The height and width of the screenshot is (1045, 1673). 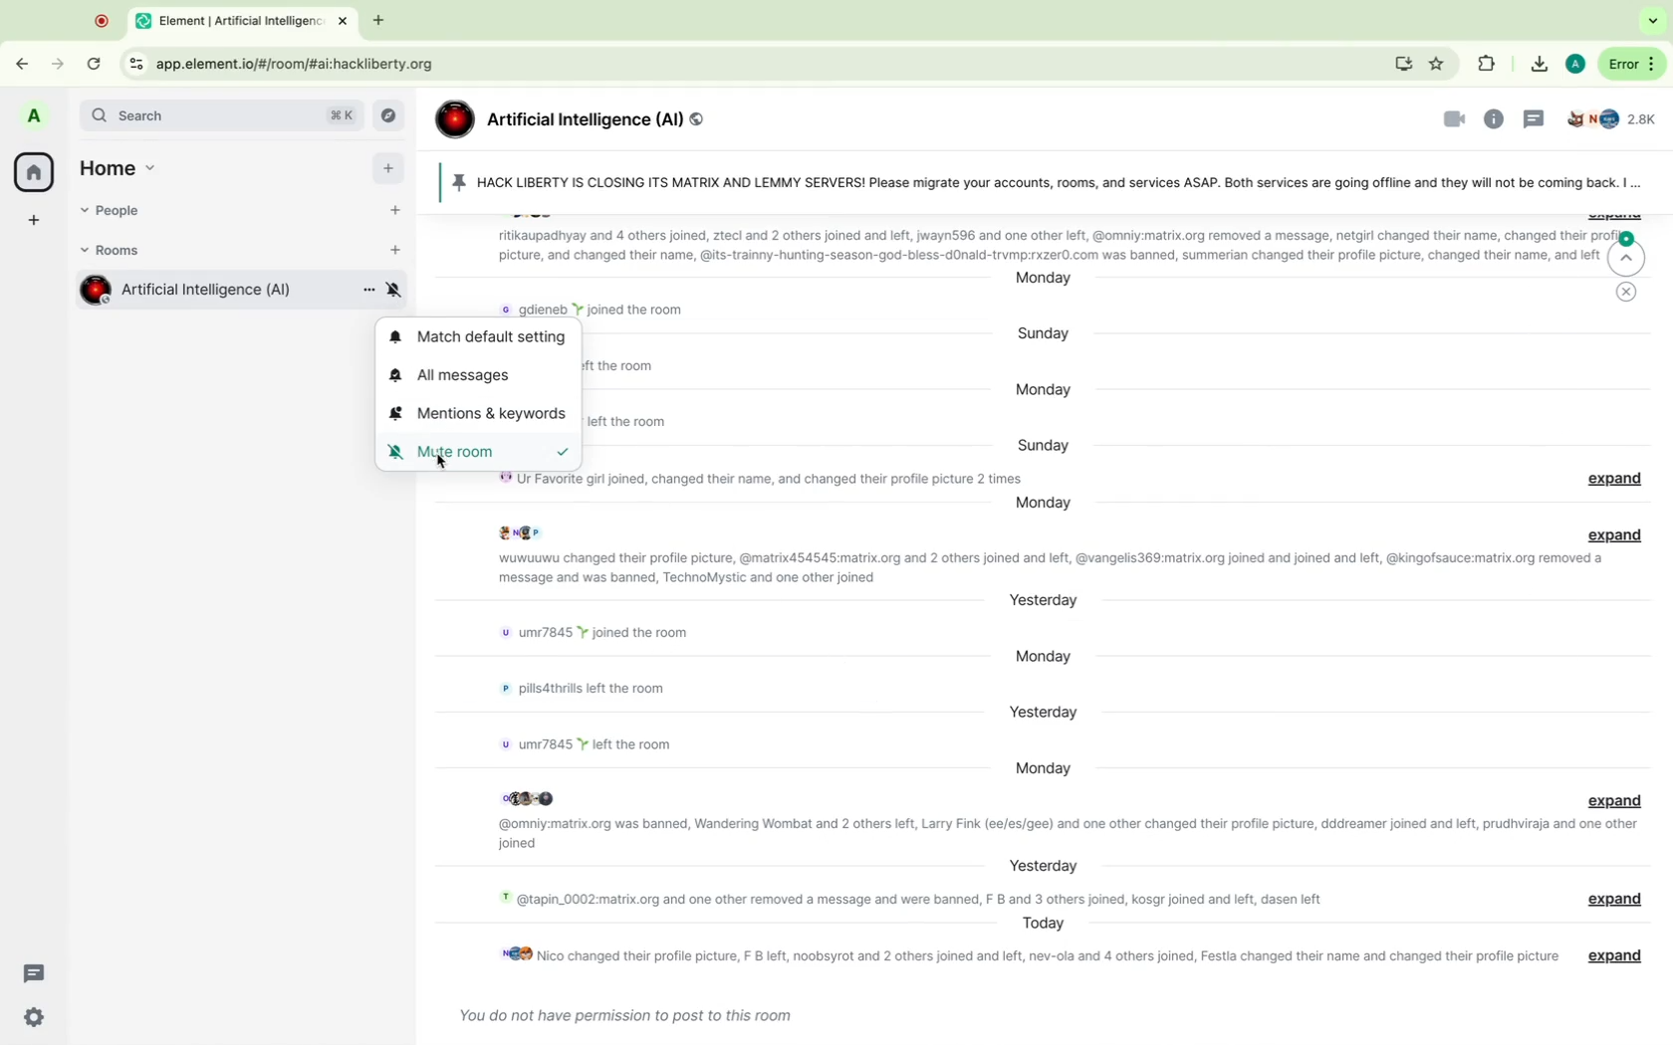 What do you see at coordinates (386, 167) in the screenshot?
I see `add` at bounding box center [386, 167].